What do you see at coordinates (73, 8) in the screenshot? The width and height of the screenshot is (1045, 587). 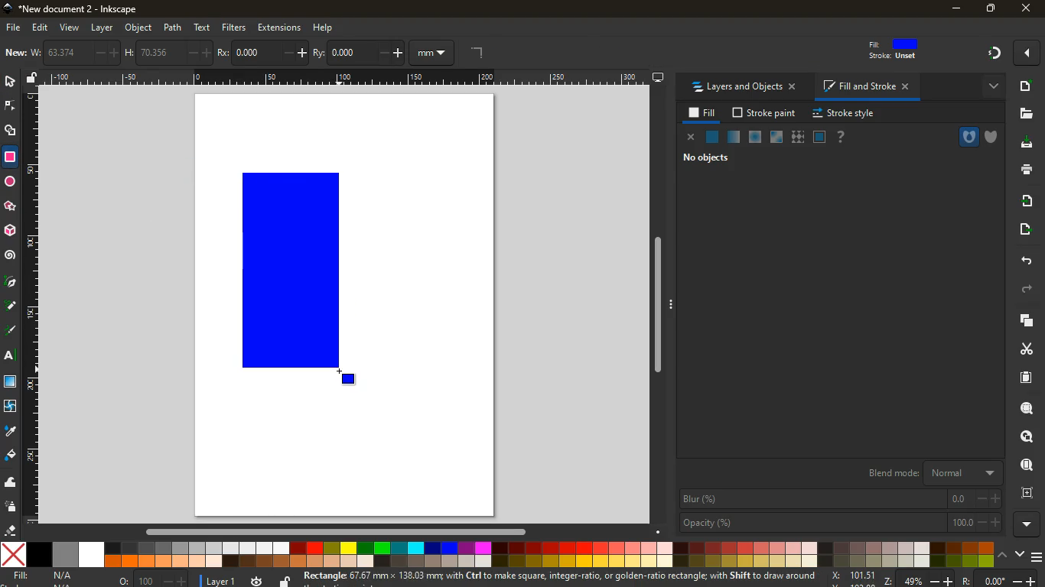 I see `inkscape` at bounding box center [73, 8].